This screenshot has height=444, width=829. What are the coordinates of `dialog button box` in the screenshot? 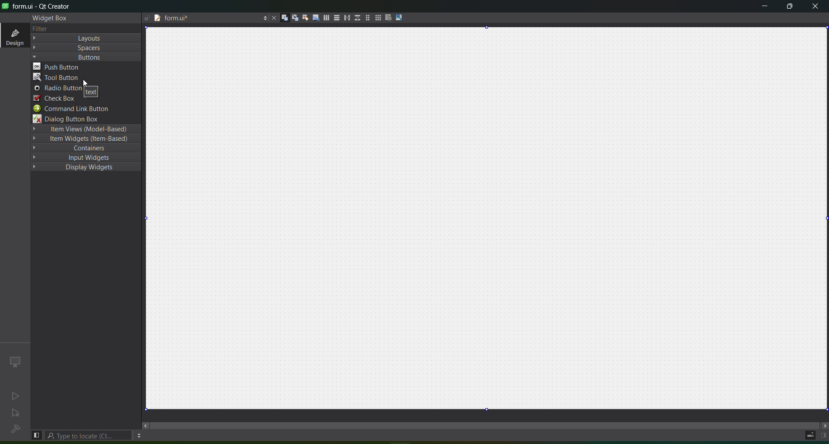 It's located at (83, 118).